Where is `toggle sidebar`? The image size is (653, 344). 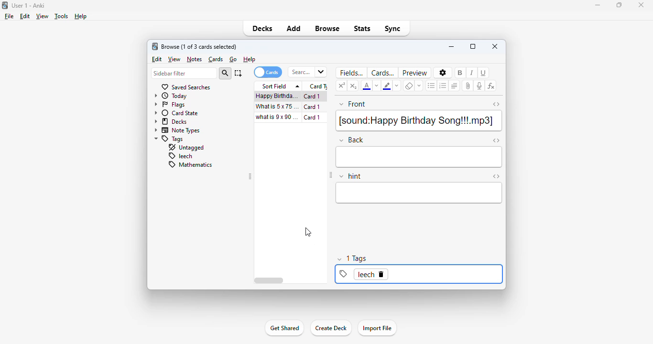
toggle sidebar is located at coordinates (331, 176).